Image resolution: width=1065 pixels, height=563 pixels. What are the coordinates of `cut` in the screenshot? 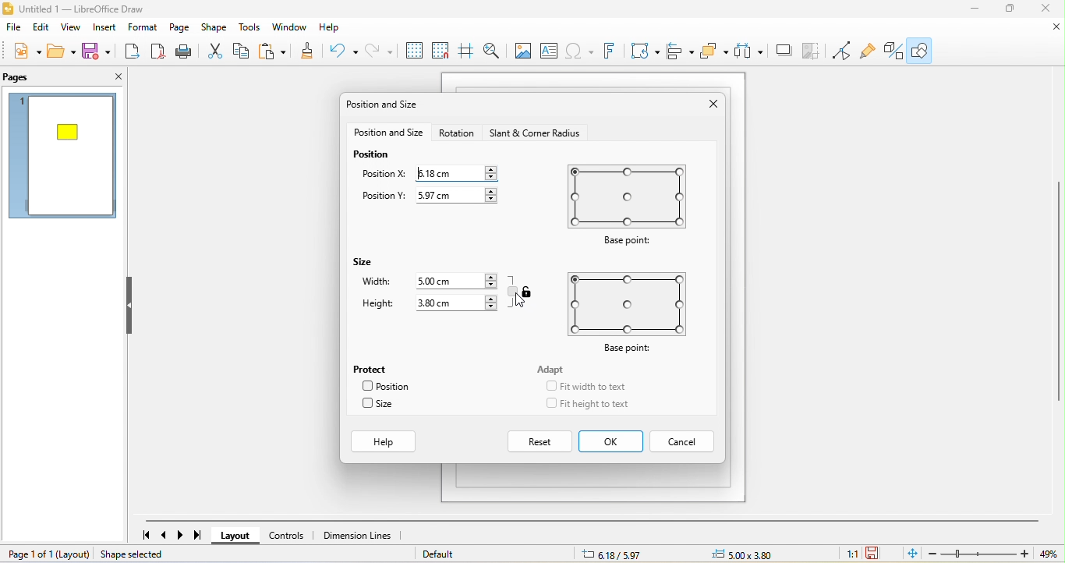 It's located at (214, 51).